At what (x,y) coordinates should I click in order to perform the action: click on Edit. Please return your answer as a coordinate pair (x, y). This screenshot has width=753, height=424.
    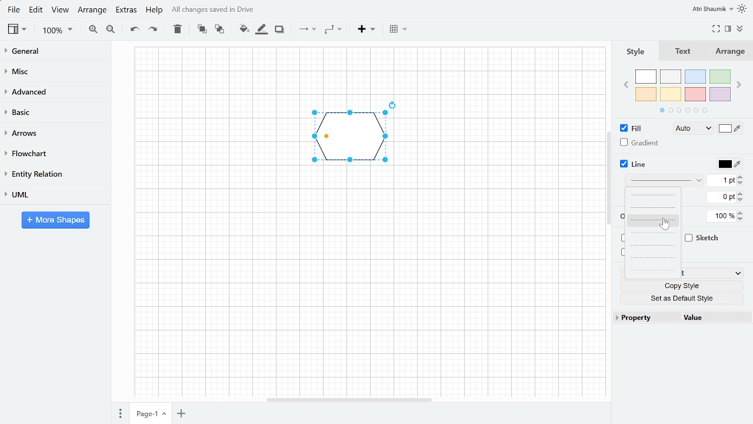
    Looking at the image, I should click on (712, 273).